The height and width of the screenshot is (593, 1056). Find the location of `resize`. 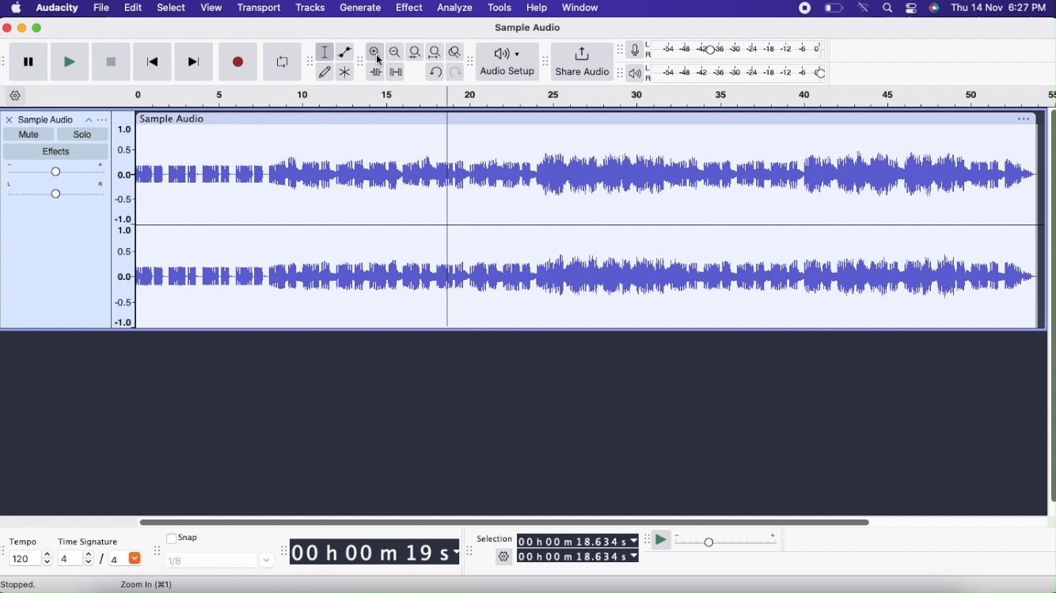

resize is located at coordinates (619, 51).